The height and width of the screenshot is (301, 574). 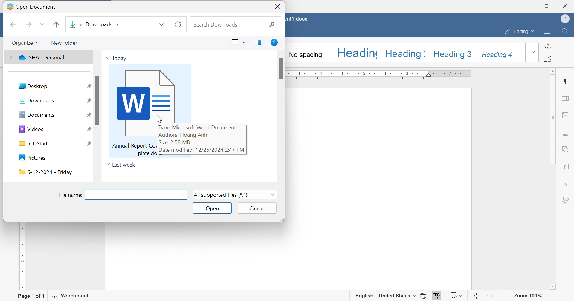 What do you see at coordinates (527, 297) in the screenshot?
I see `zoom 100%` at bounding box center [527, 297].